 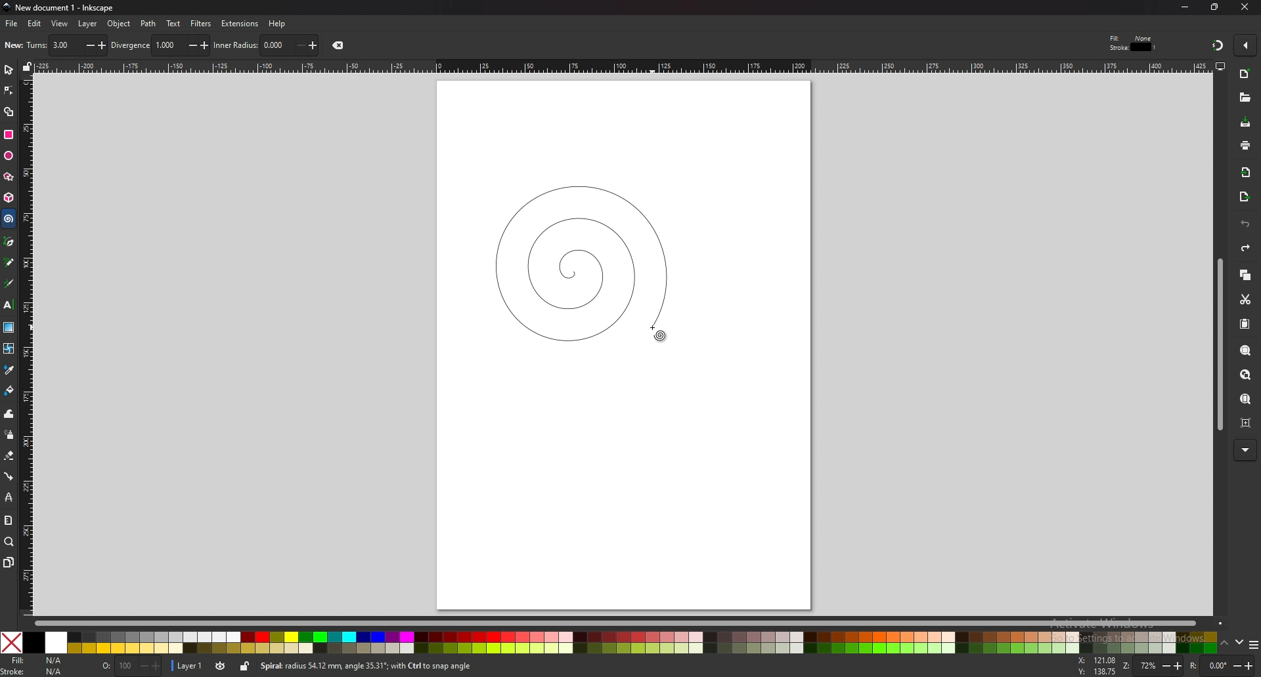 I want to click on snapping, so click(x=1216, y=45).